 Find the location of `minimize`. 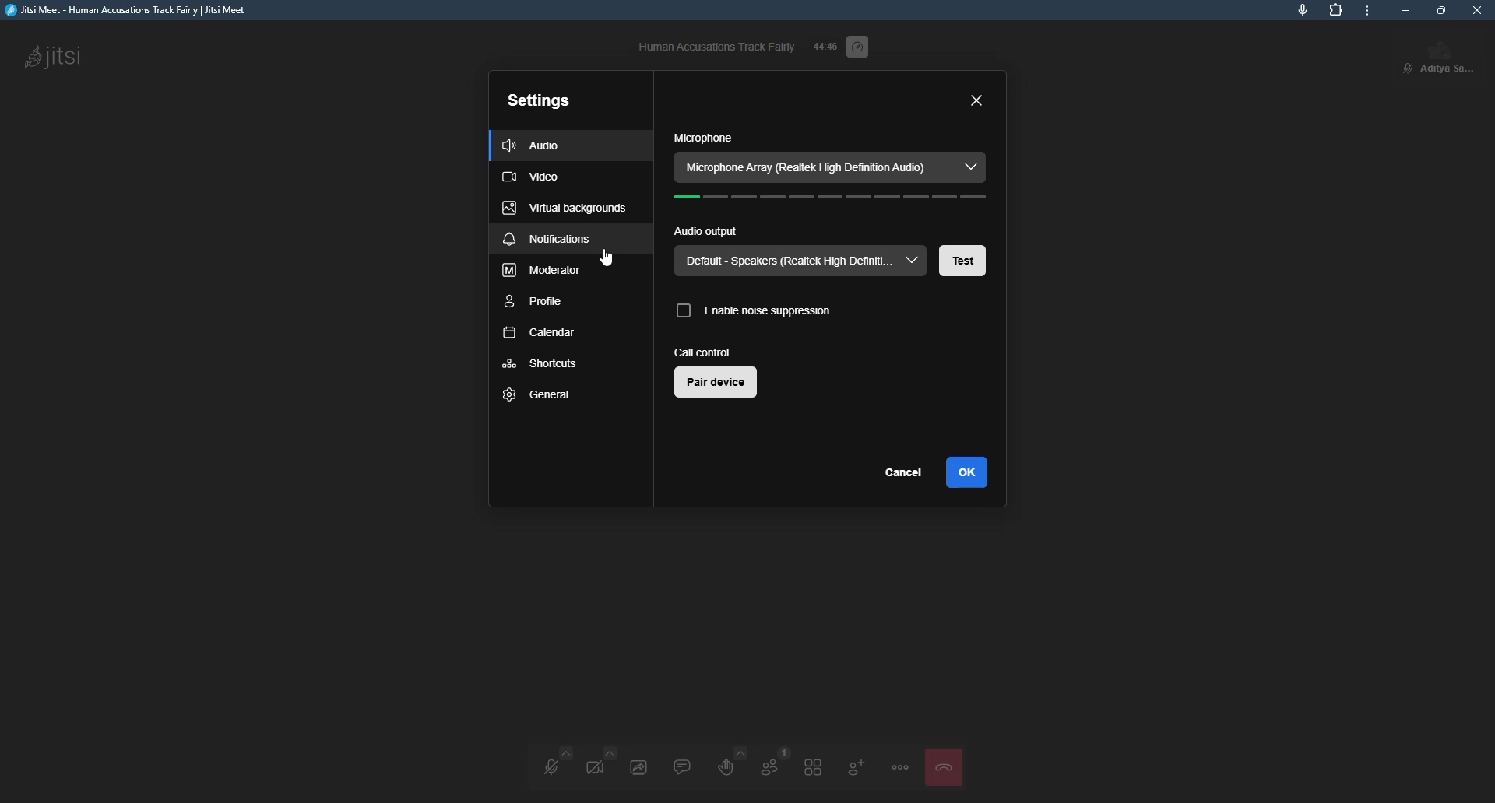

minimize is located at coordinates (1405, 10).